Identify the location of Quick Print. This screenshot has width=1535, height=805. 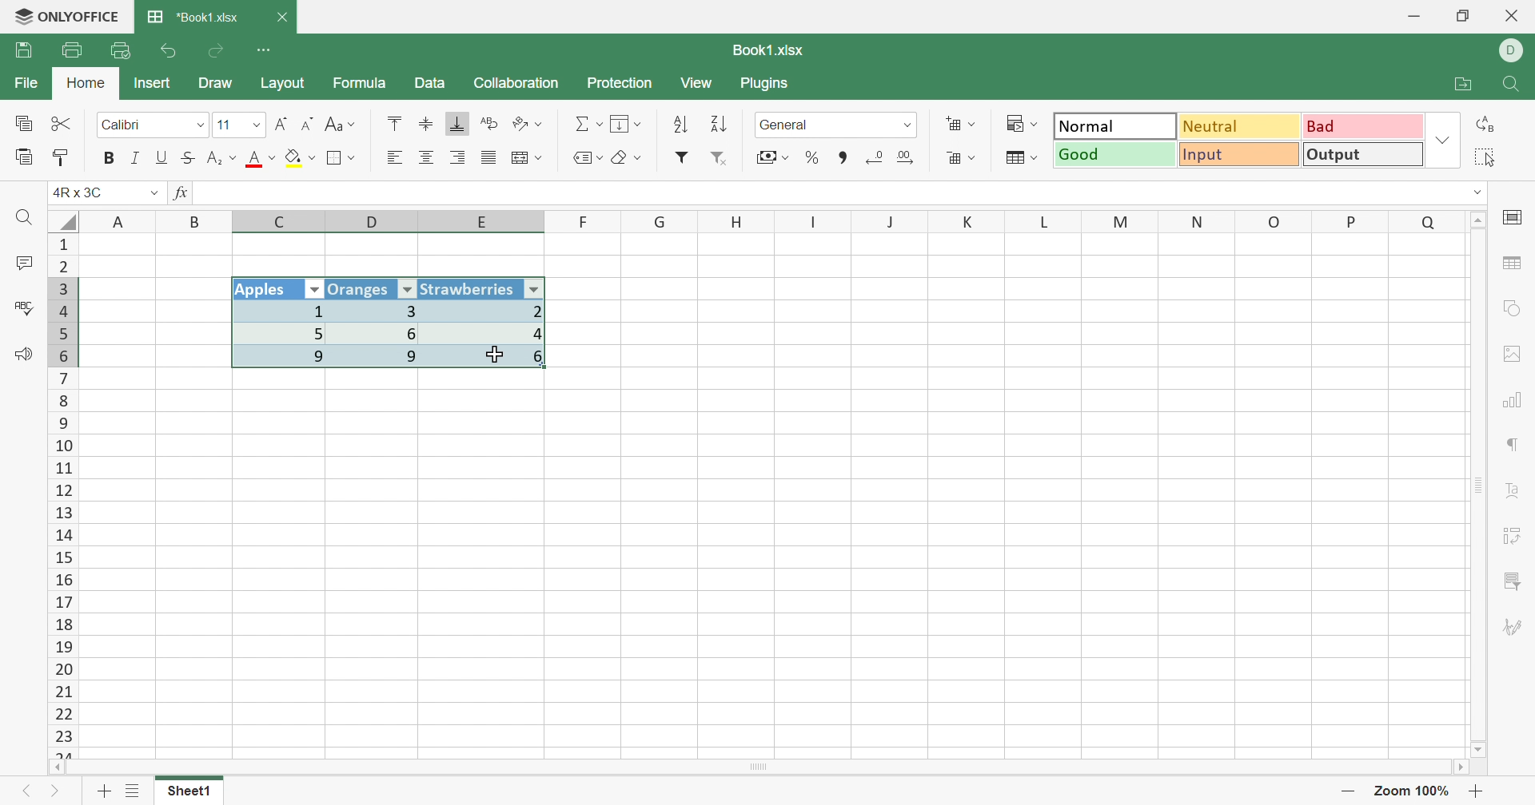
(122, 50).